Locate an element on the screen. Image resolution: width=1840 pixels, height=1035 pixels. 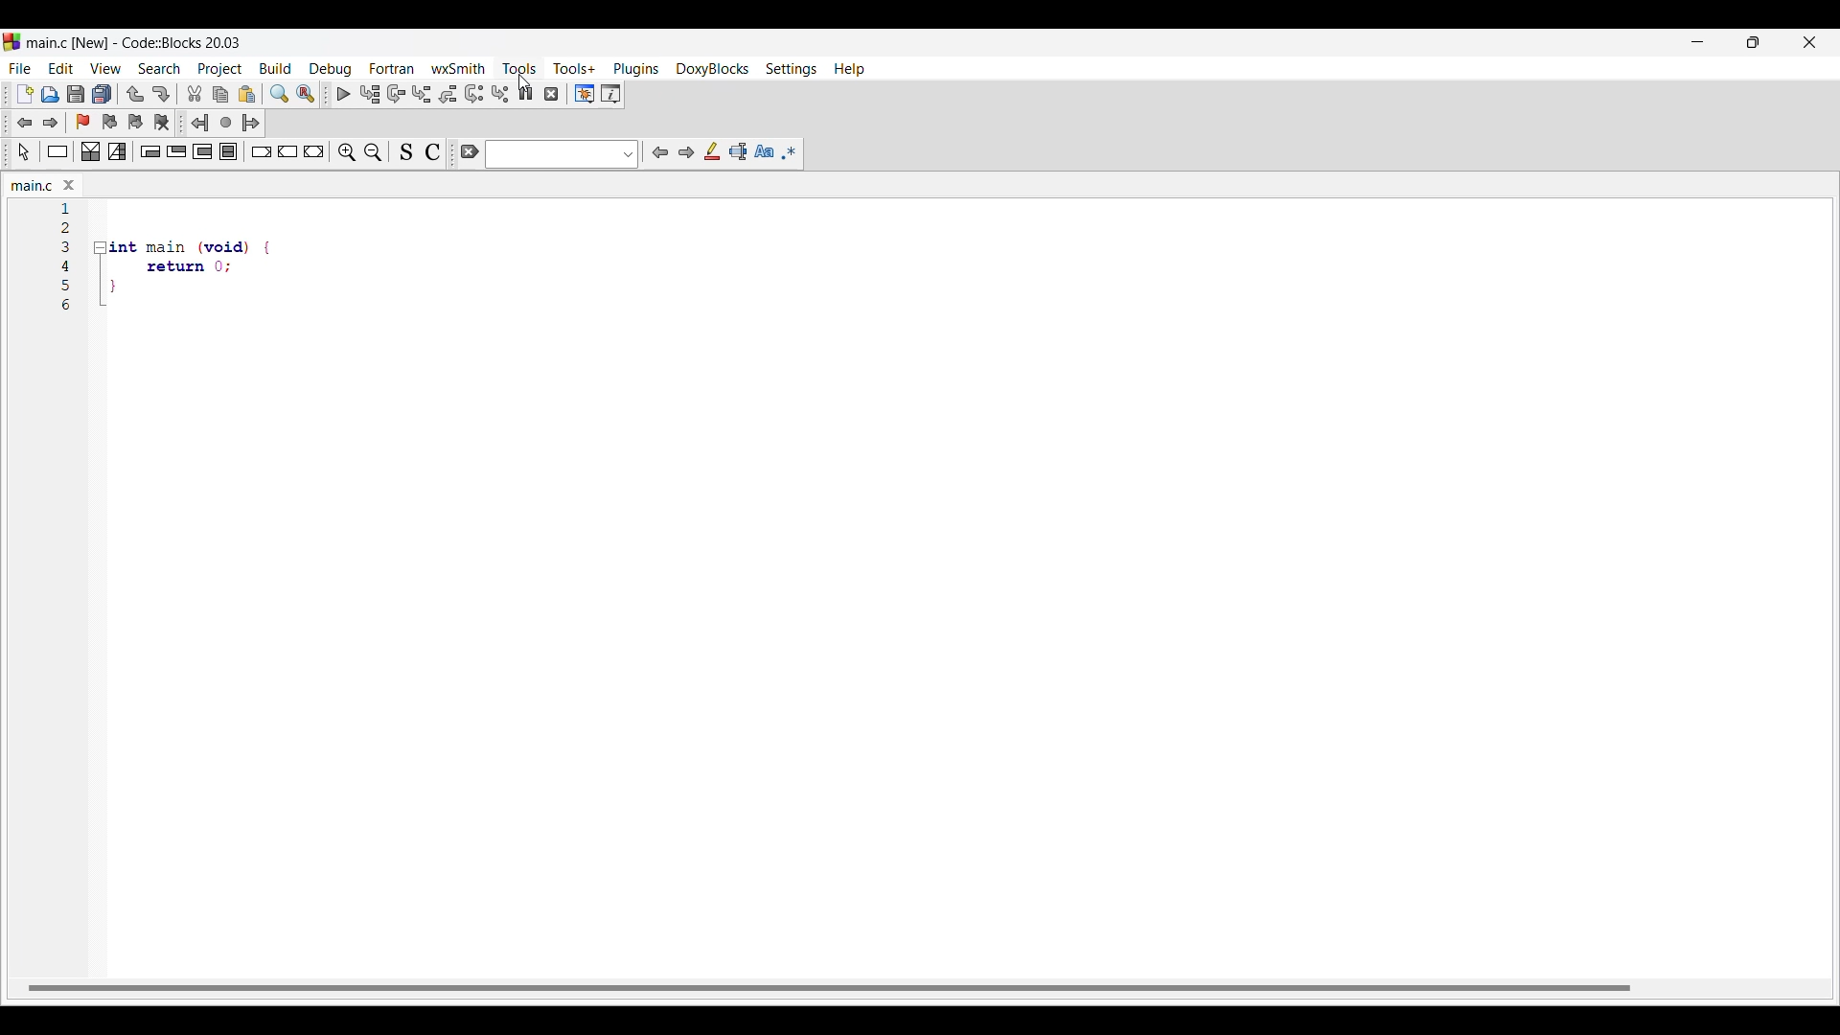
Save is located at coordinates (76, 94).